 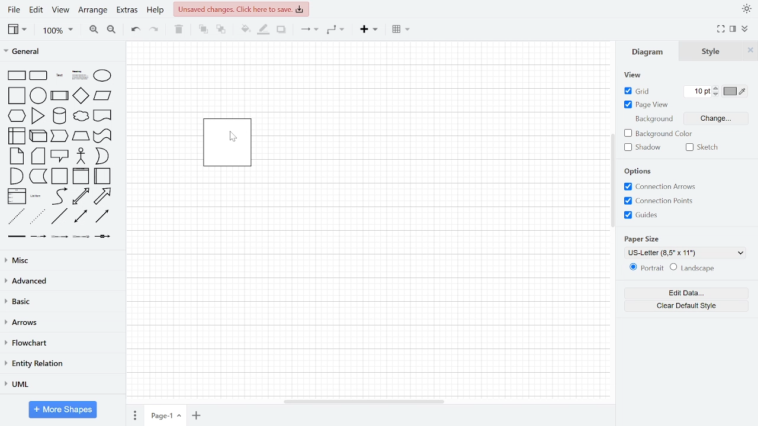 What do you see at coordinates (37, 216) in the screenshot?
I see `dotted line` at bounding box center [37, 216].